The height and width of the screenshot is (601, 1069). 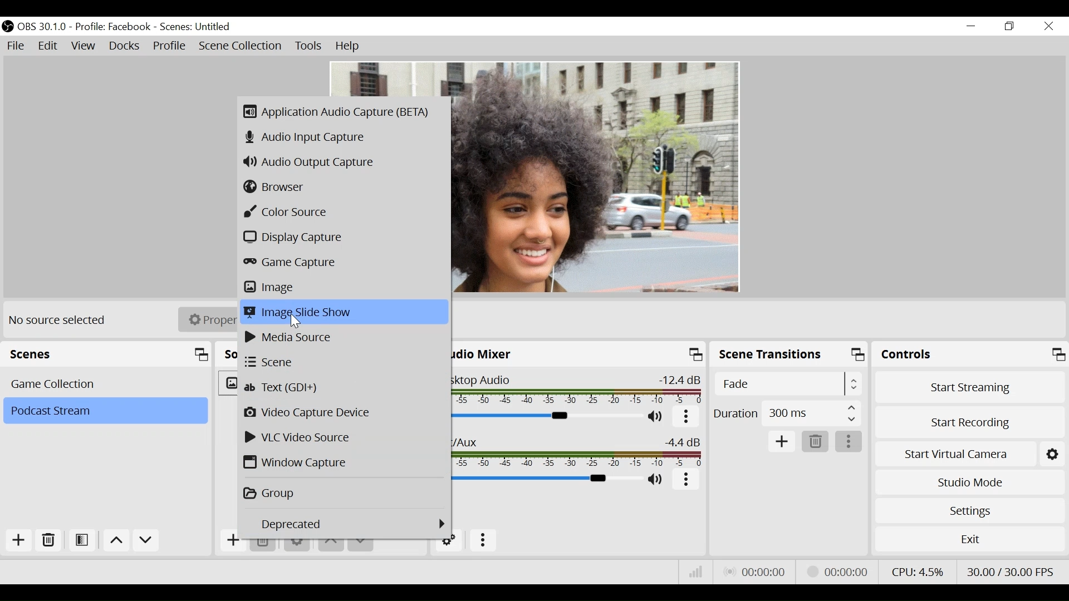 What do you see at coordinates (44, 27) in the screenshot?
I see `OBS Version` at bounding box center [44, 27].